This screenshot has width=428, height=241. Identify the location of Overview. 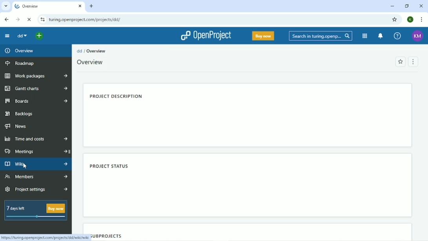
(90, 63).